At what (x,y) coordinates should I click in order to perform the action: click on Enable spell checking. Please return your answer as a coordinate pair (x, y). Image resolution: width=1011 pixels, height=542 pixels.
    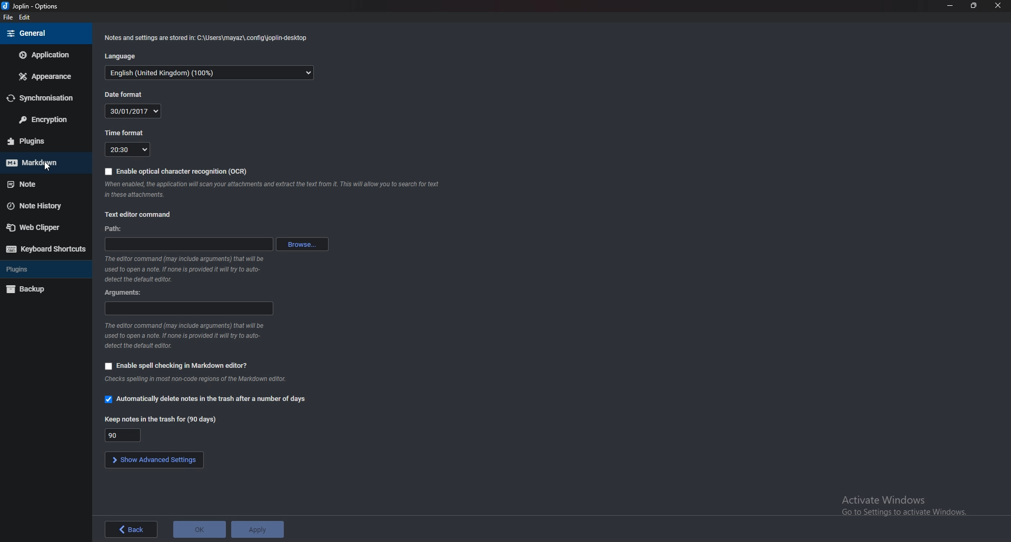
    Looking at the image, I should click on (177, 366).